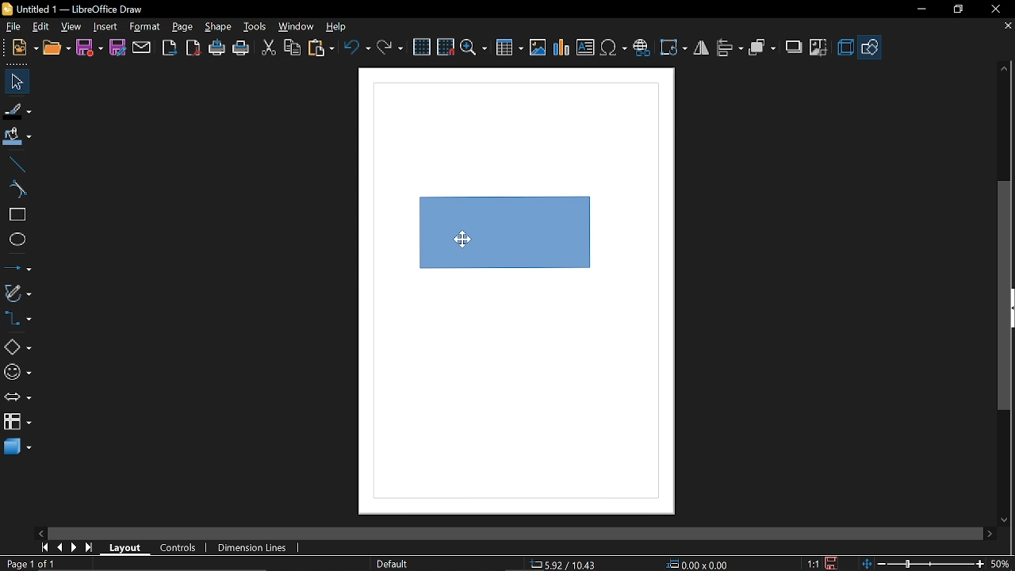 This screenshot has width=1015, height=571. What do you see at coordinates (16, 164) in the screenshot?
I see `Line` at bounding box center [16, 164].